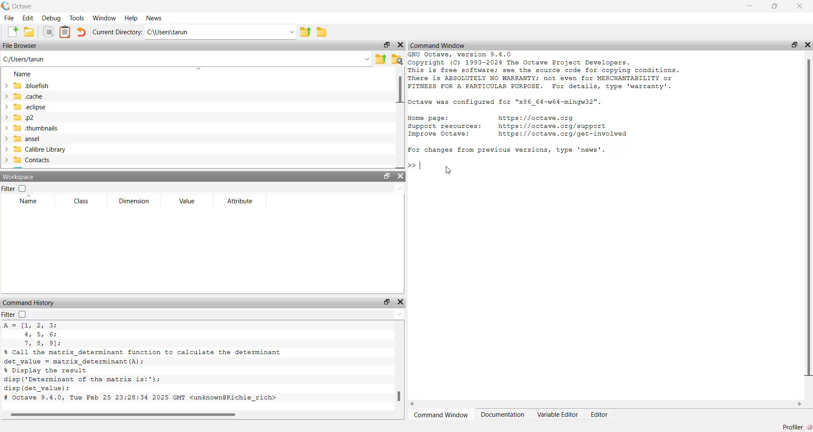  I want to click on Documentation, so click(503, 414).